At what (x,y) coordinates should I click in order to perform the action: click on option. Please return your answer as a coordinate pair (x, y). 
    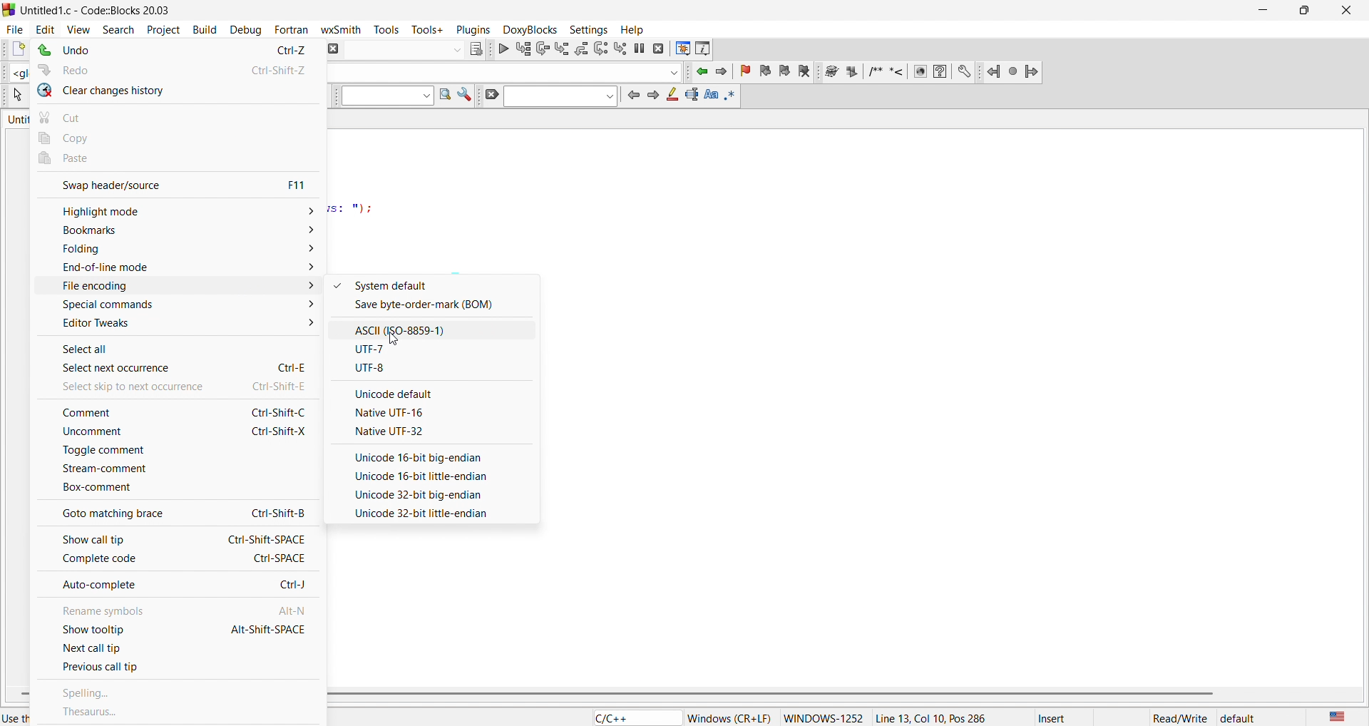
    Looking at the image, I should click on (438, 496).